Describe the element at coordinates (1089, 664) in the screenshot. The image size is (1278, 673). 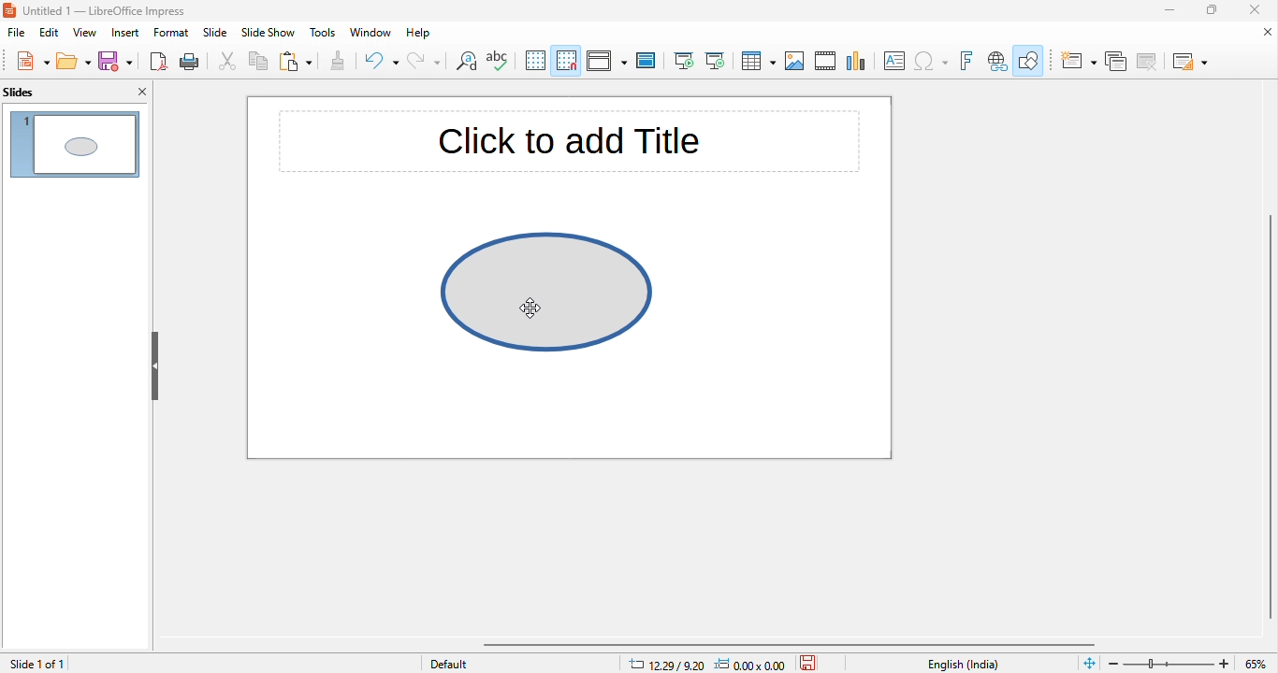
I see `fit slide to fit window` at that location.